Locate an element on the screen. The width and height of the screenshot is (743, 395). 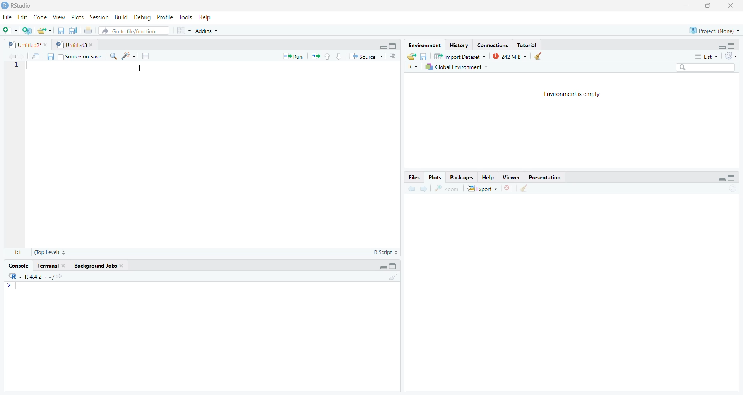
close is located at coordinates (508, 188).